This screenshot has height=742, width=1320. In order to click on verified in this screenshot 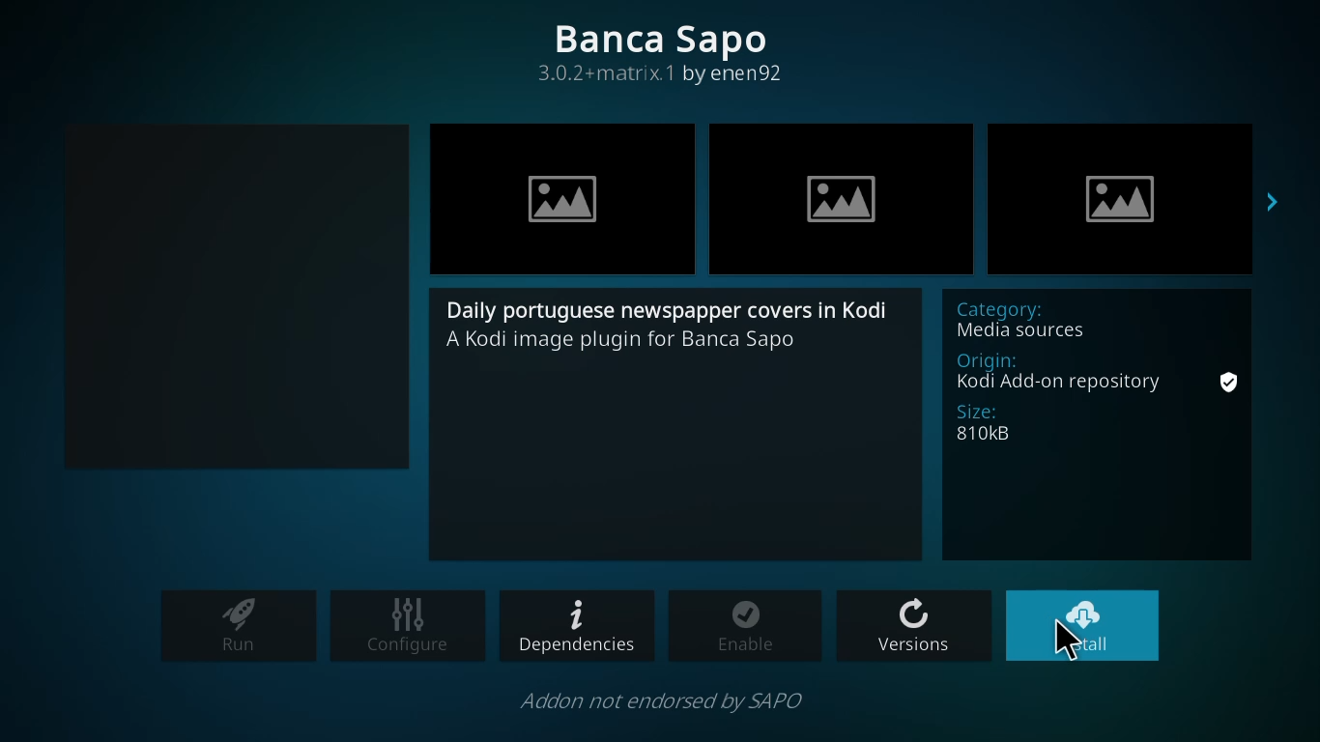, I will do `click(1230, 384)`.